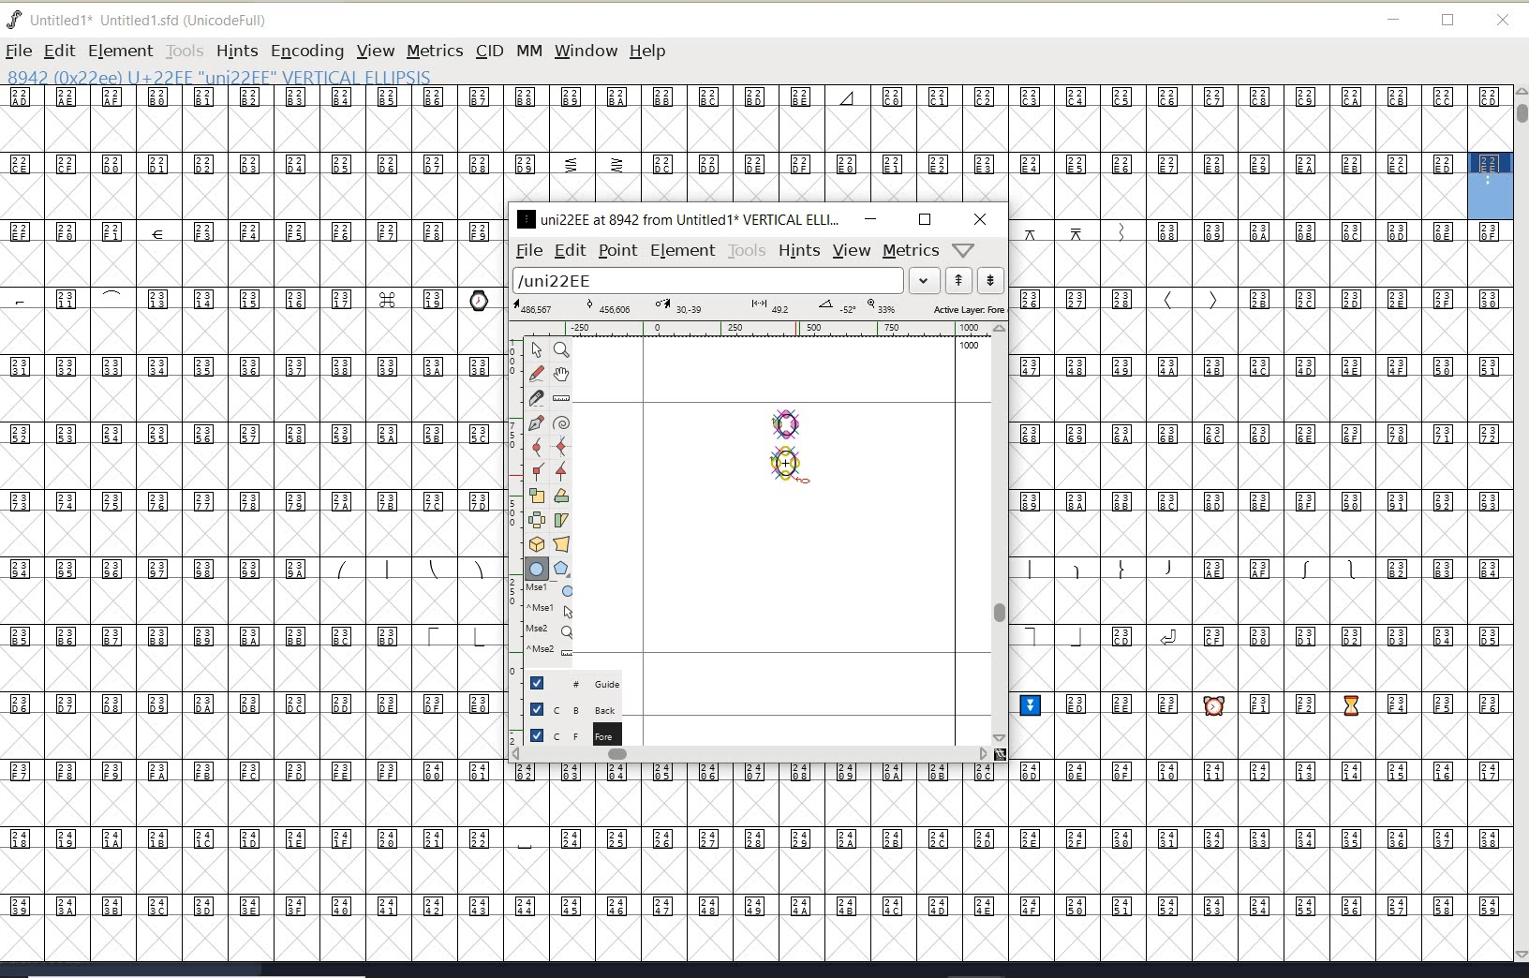 The width and height of the screenshot is (1529, 978). I want to click on measure distance, angle between points, so click(562, 397).